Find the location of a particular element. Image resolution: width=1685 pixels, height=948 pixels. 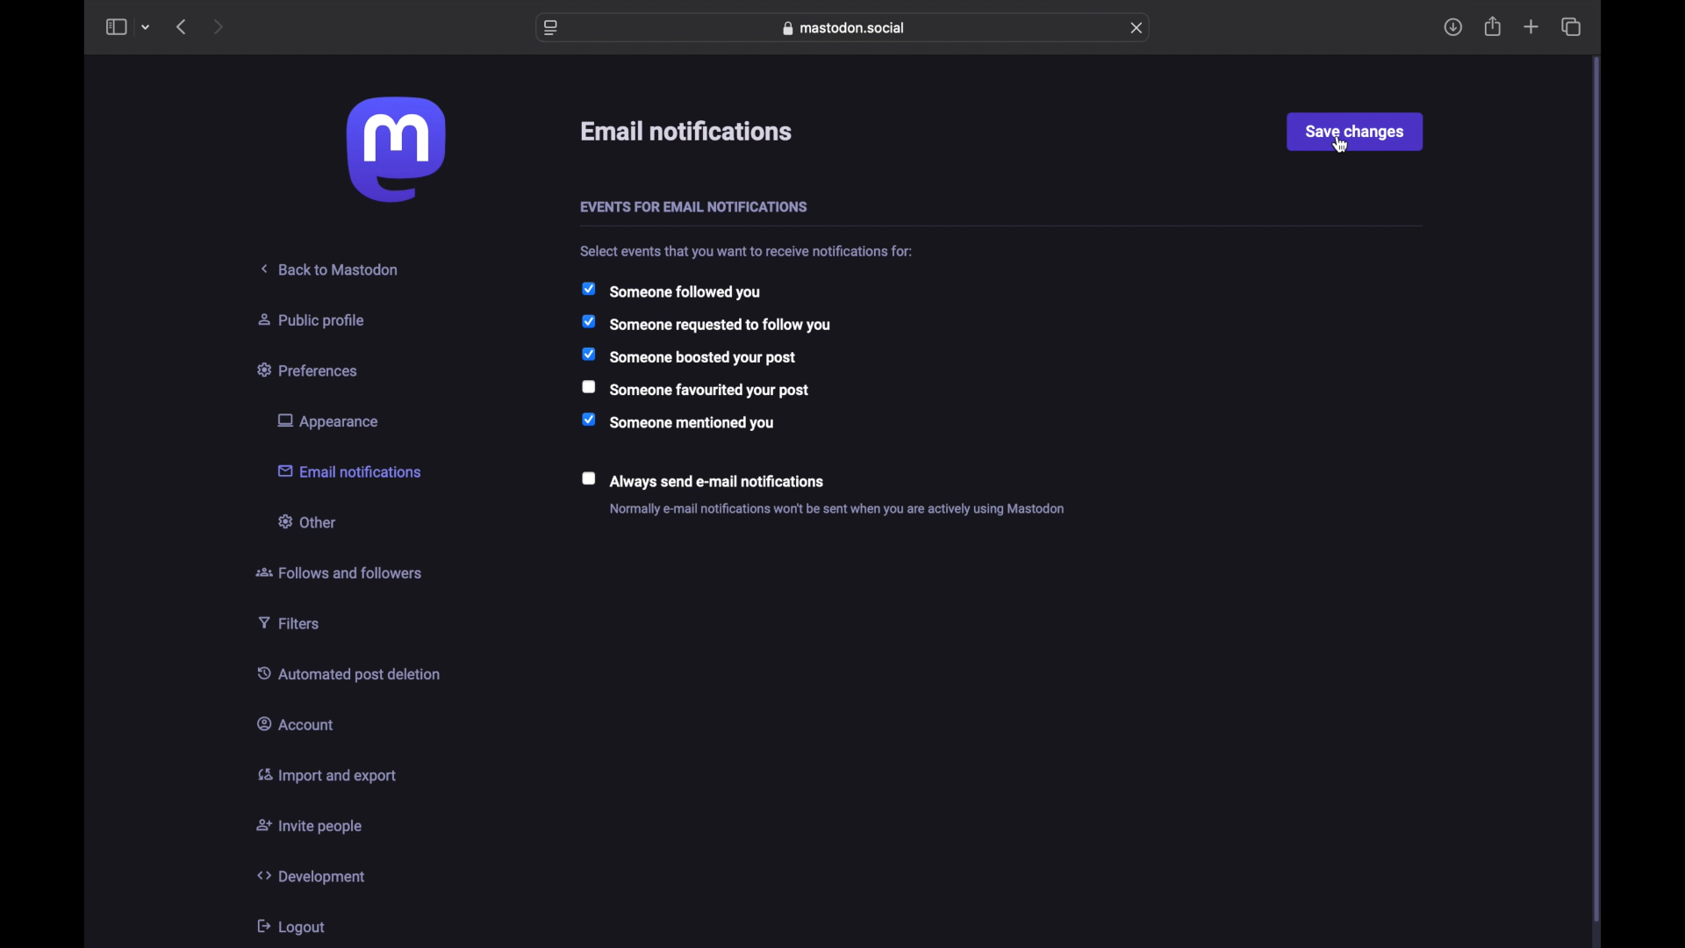

public profile is located at coordinates (312, 320).